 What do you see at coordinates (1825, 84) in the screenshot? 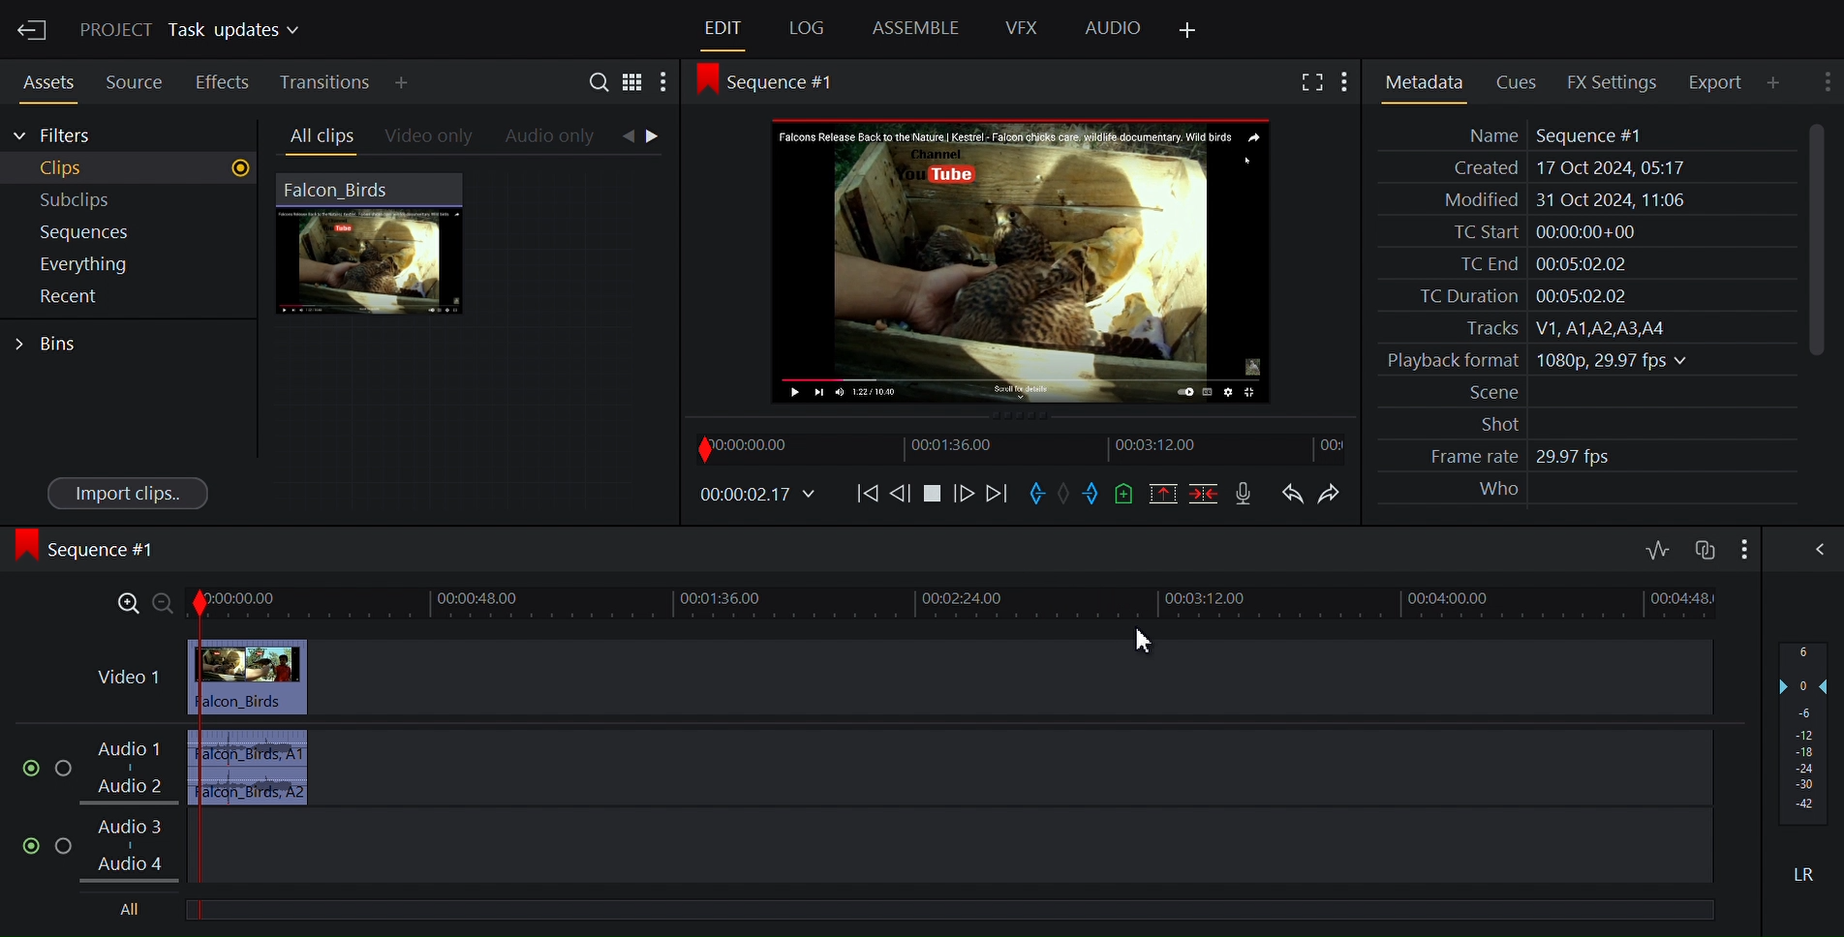
I see `Show settings menu` at bounding box center [1825, 84].